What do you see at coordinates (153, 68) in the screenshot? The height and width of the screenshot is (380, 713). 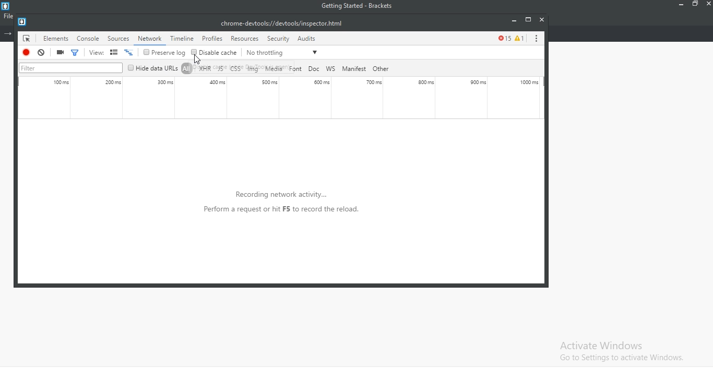 I see `hide data url` at bounding box center [153, 68].